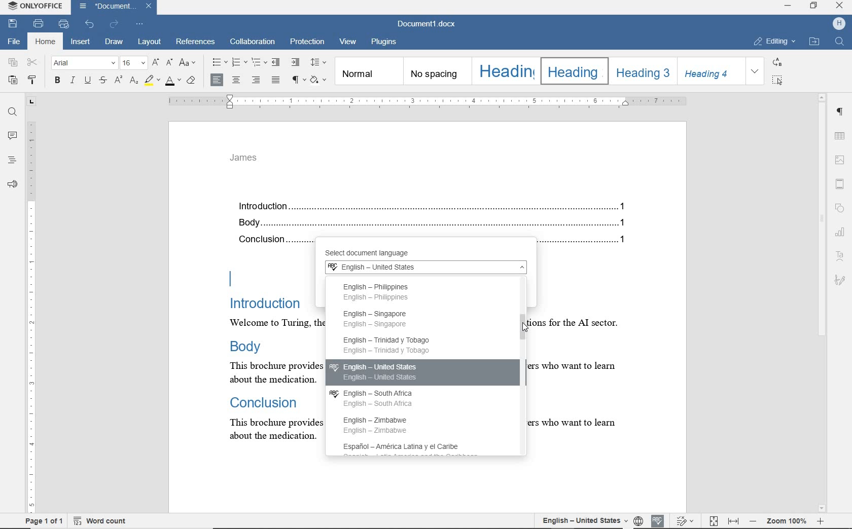 This screenshot has width=852, height=529. Describe the element at coordinates (320, 80) in the screenshot. I see `shading` at that location.